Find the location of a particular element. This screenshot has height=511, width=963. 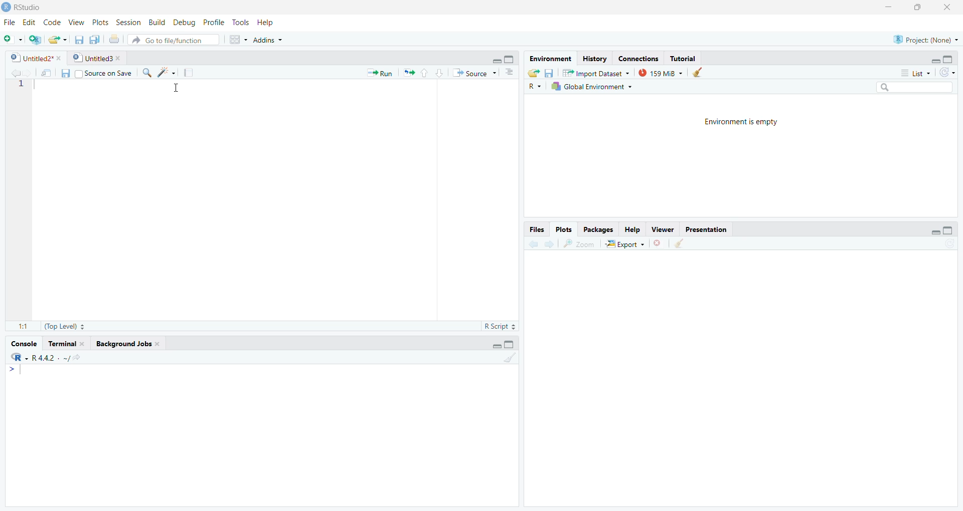

previous is located at coordinates (532, 245).